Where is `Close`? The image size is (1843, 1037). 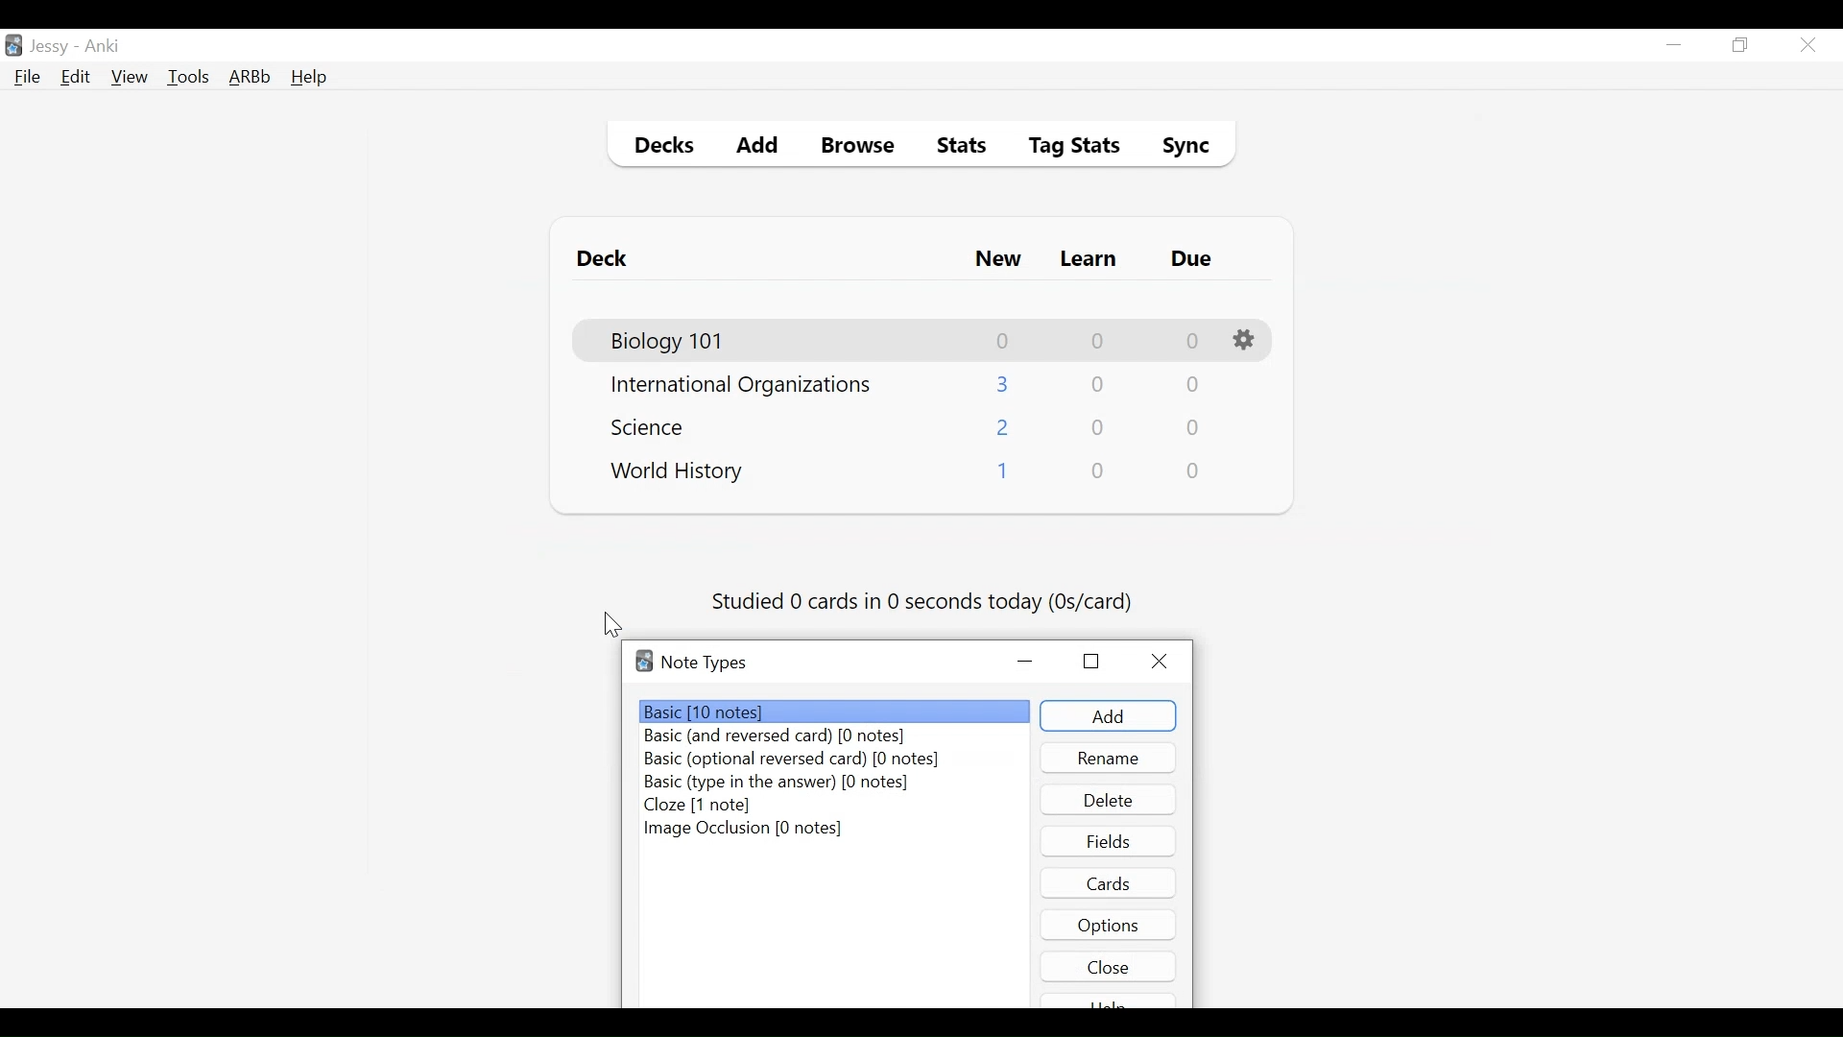 Close is located at coordinates (1807, 45).